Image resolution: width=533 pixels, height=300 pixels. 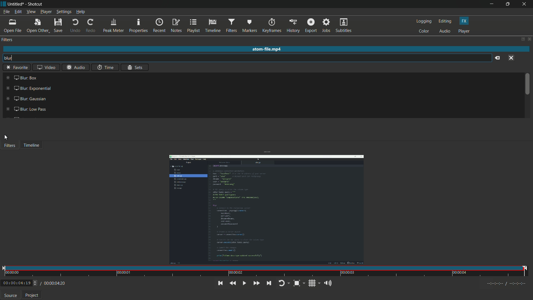 What do you see at coordinates (231, 26) in the screenshot?
I see `filters` at bounding box center [231, 26].